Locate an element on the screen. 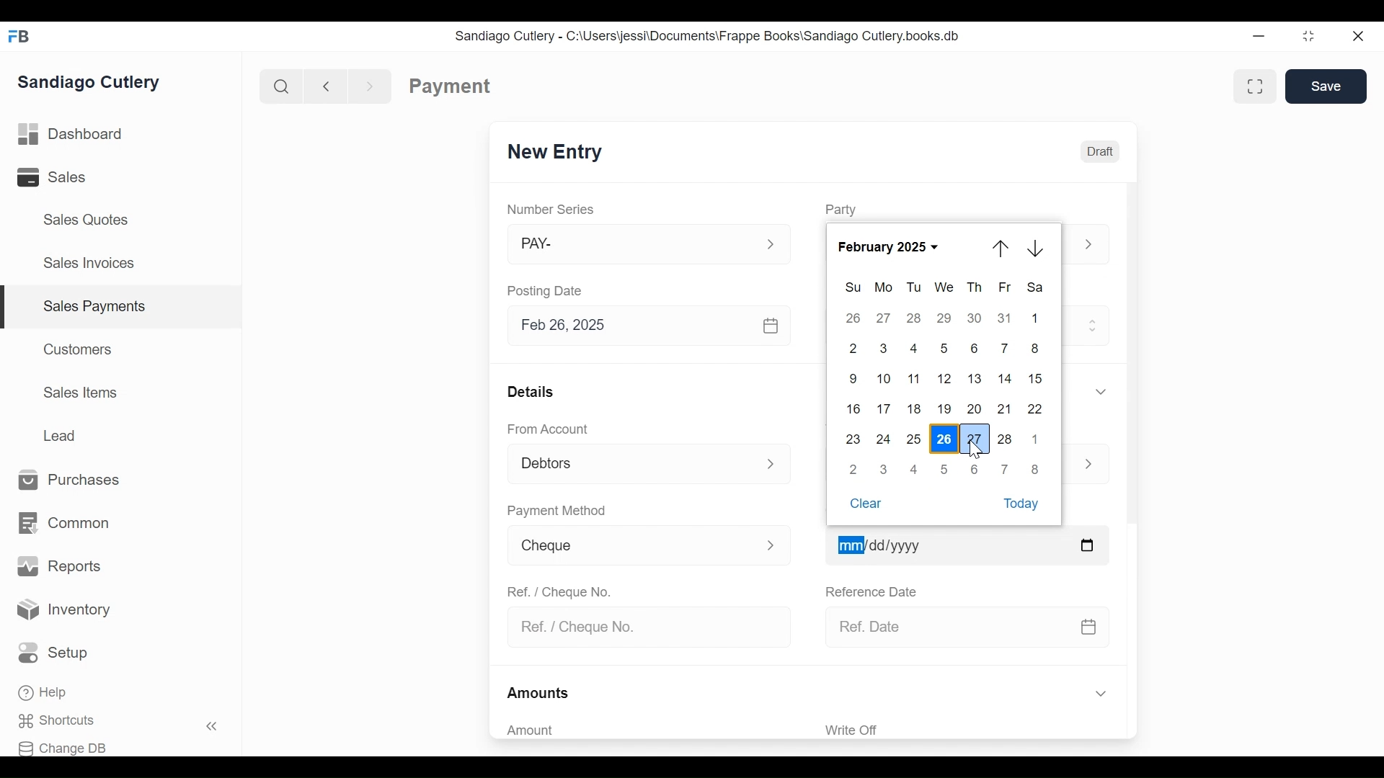 This screenshot has height=778, width=1384. Sales Quotes is located at coordinates (84, 220).